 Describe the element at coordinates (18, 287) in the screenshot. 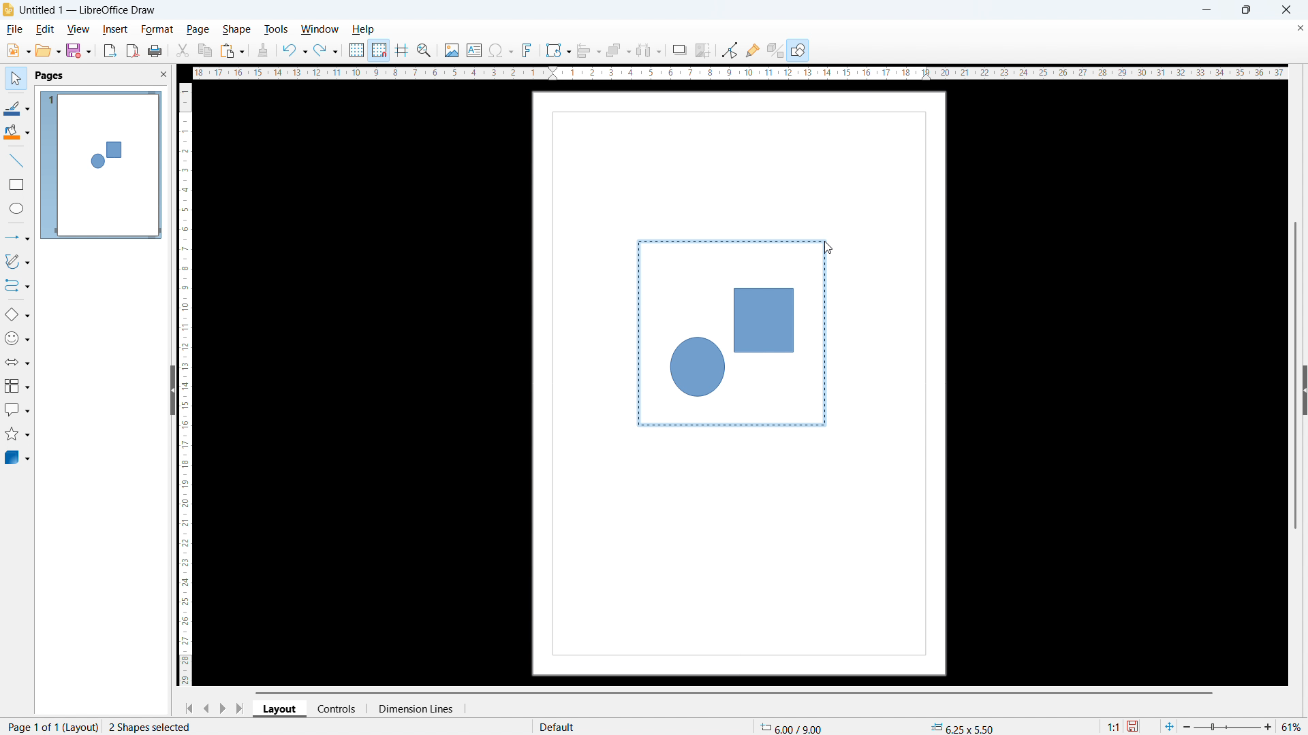

I see `connectors` at that location.